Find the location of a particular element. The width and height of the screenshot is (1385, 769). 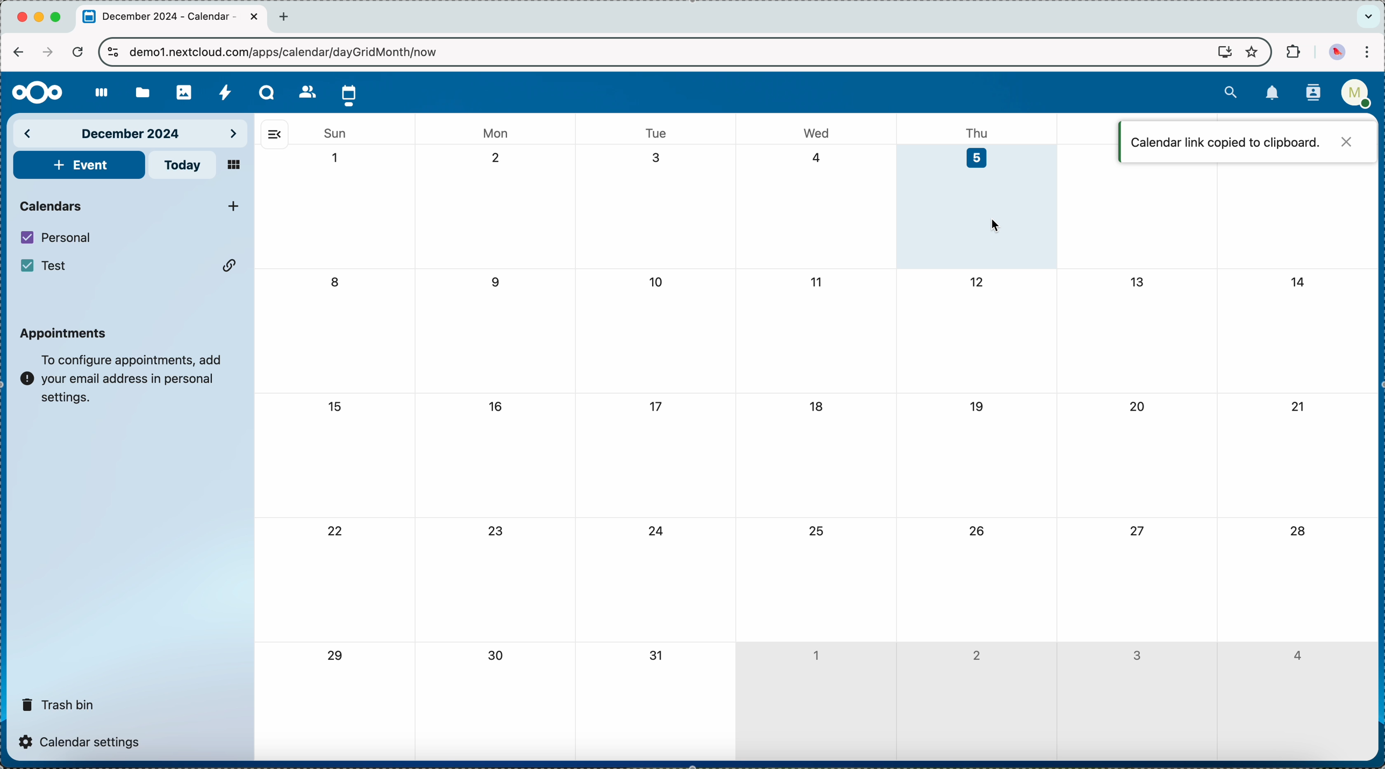

3 is located at coordinates (658, 157).